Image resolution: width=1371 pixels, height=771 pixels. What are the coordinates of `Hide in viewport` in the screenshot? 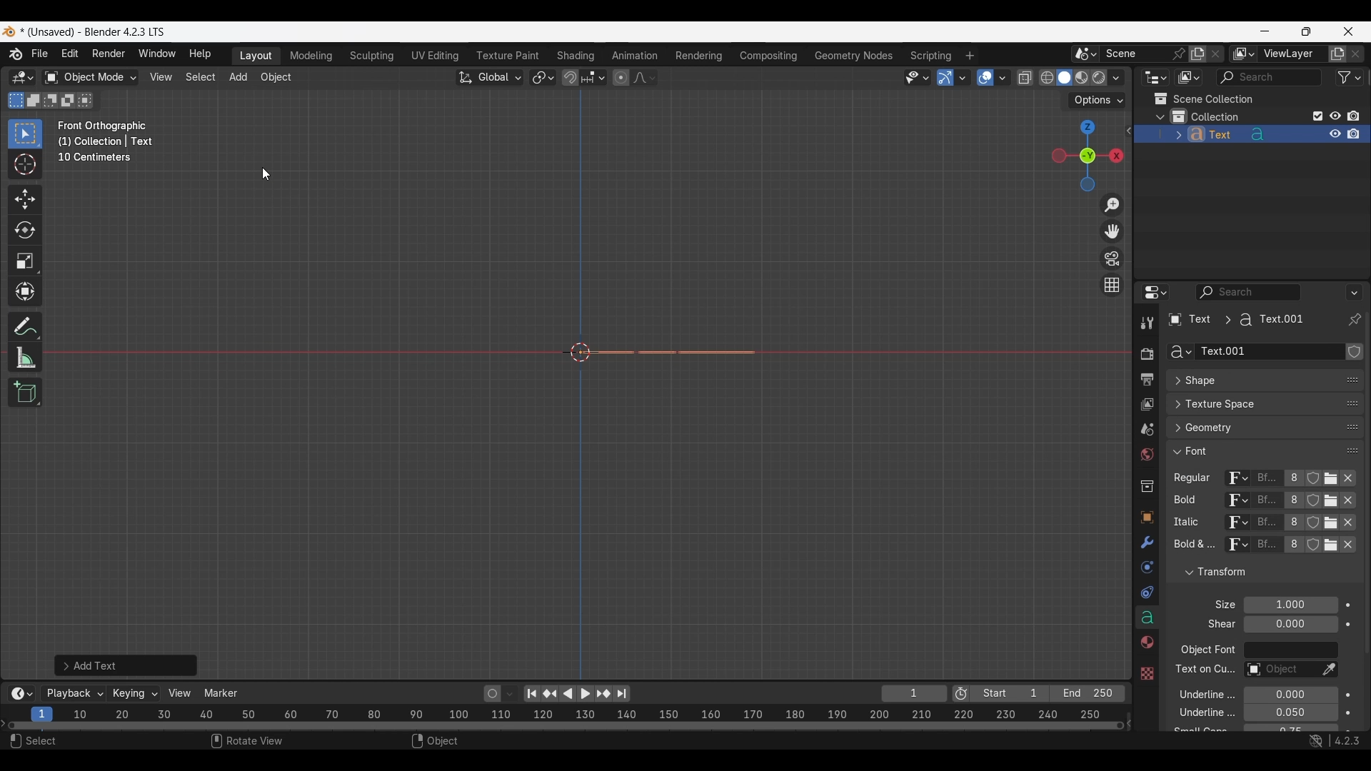 It's located at (1335, 116).